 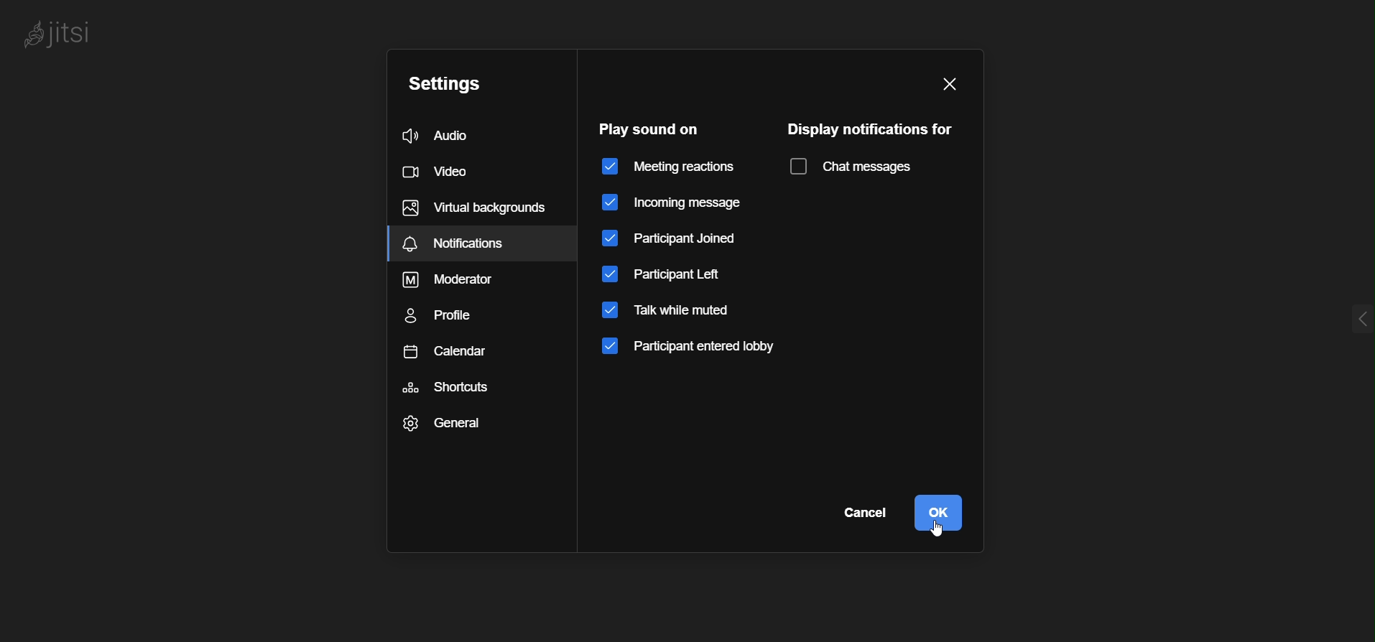 What do you see at coordinates (1335, 309) in the screenshot?
I see `expand` at bounding box center [1335, 309].